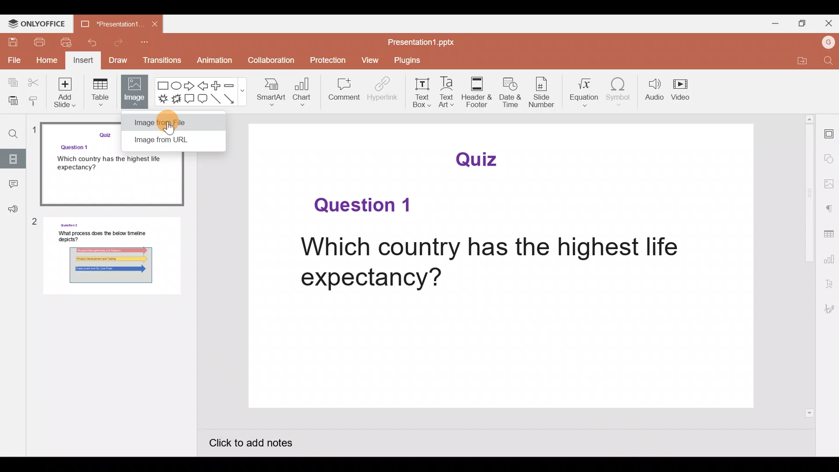 The width and height of the screenshot is (839, 472). I want to click on Presentation1.pptx, so click(422, 42).